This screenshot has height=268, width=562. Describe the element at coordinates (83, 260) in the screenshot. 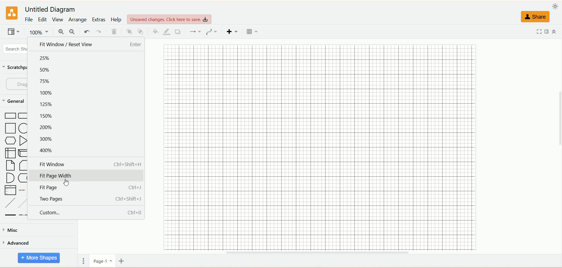

I see `pages` at that location.